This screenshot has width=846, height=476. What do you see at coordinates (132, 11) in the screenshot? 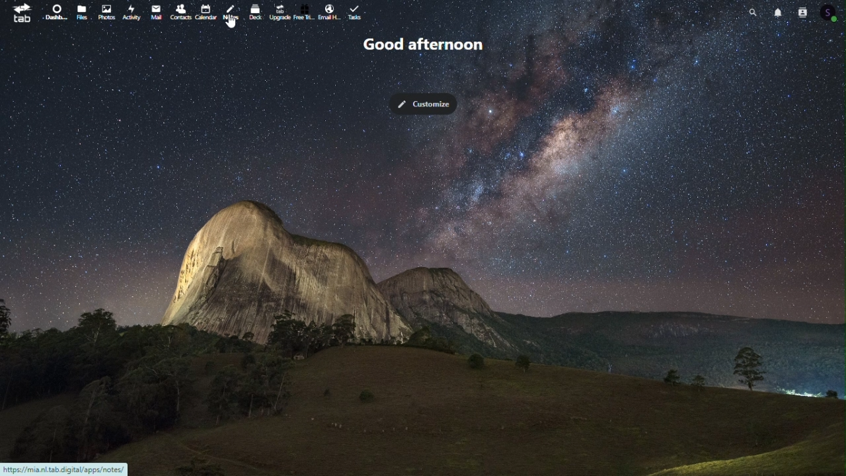
I see `Activity` at bounding box center [132, 11].